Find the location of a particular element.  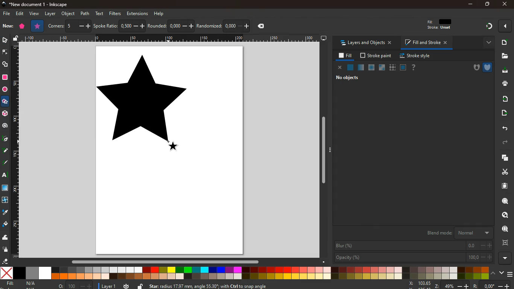

new is located at coordinates (8, 26).